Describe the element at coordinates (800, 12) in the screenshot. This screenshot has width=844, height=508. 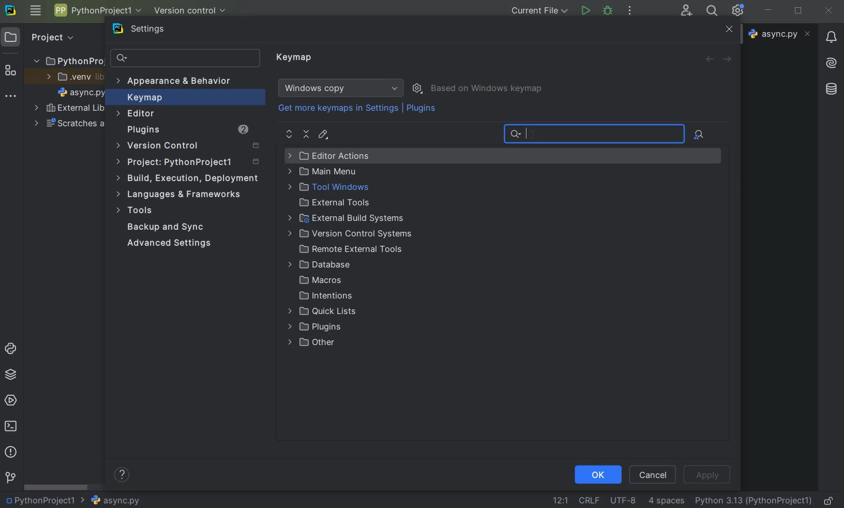
I see `restore down` at that location.